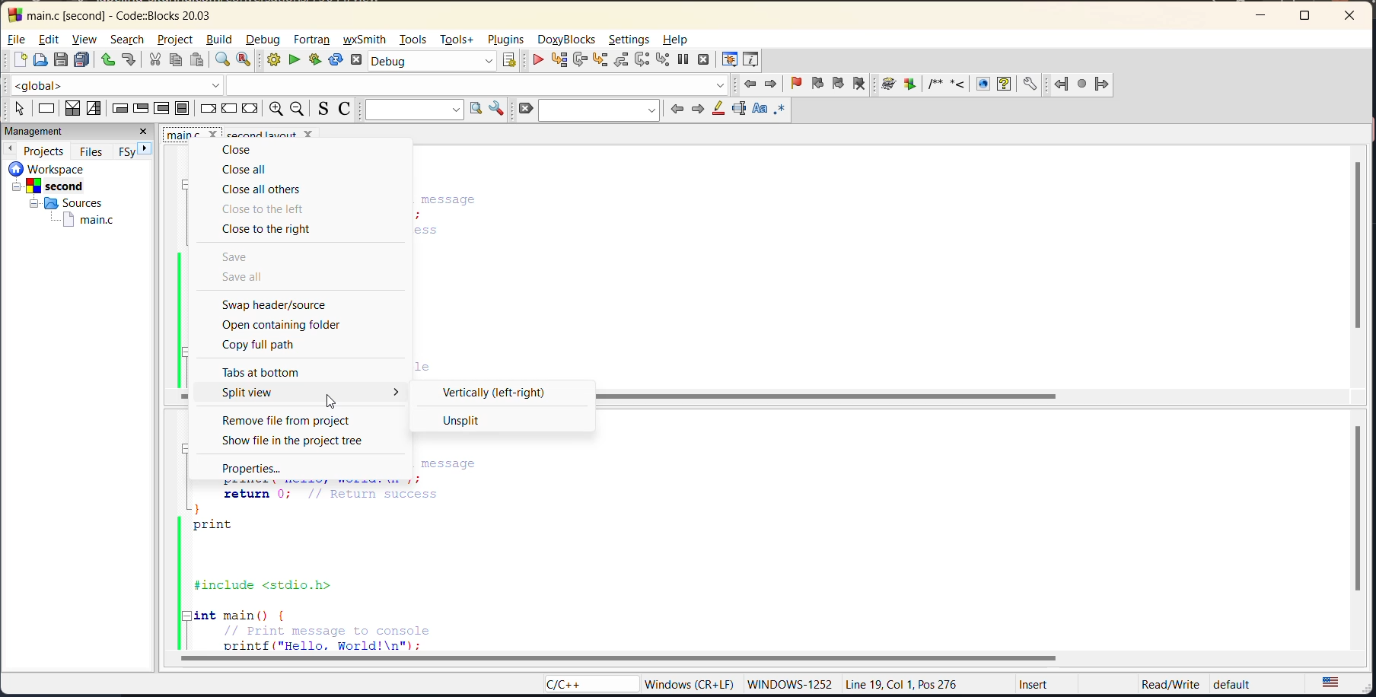  What do you see at coordinates (145, 148) in the screenshot?
I see `next` at bounding box center [145, 148].